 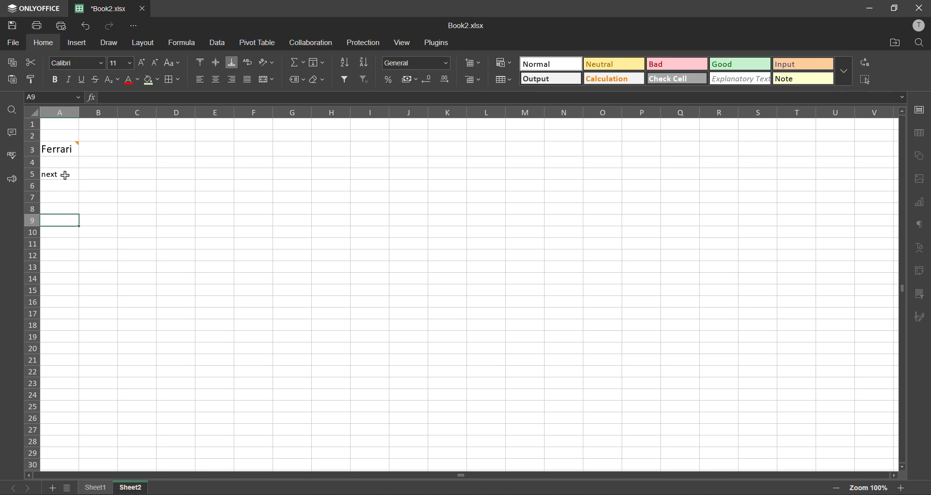 What do you see at coordinates (410, 79) in the screenshot?
I see `accounting` at bounding box center [410, 79].